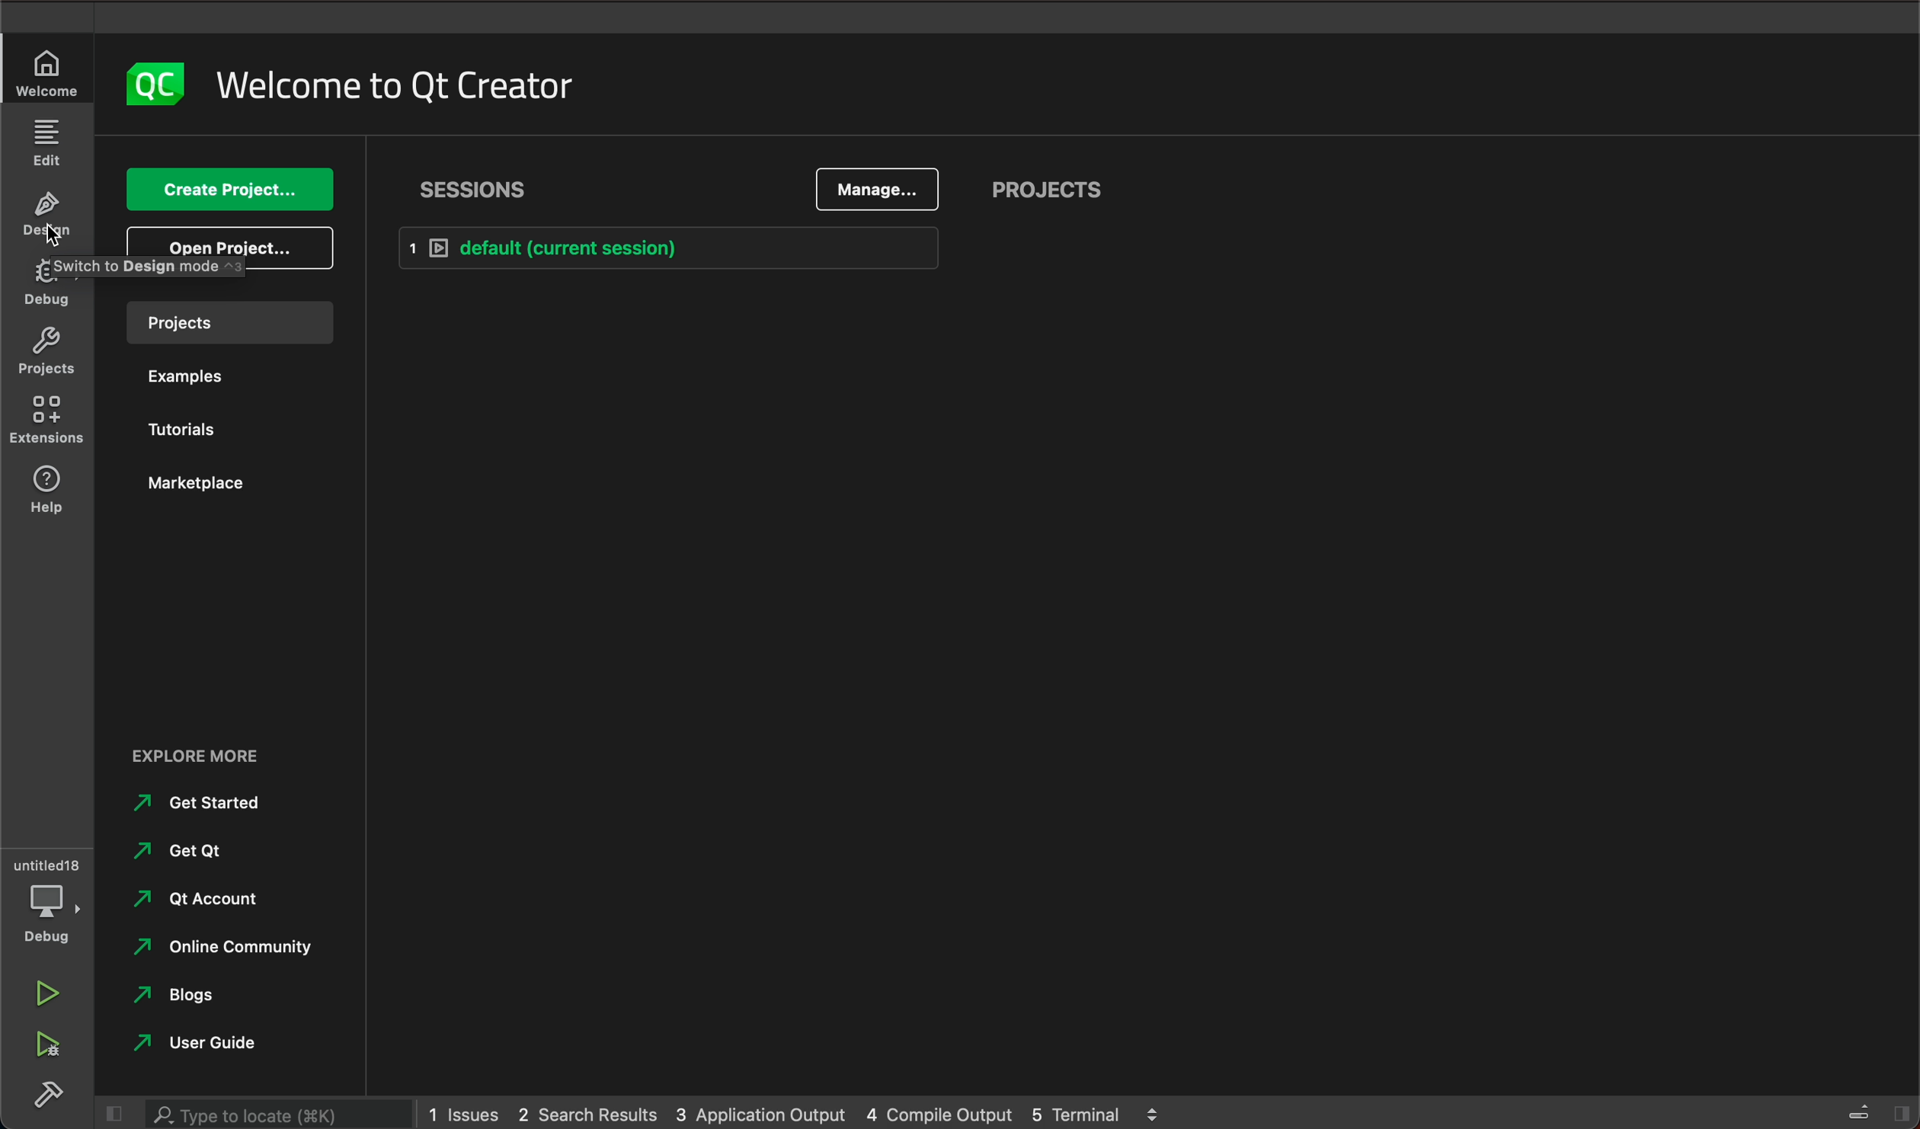 The height and width of the screenshot is (1129, 1920). I want to click on extensions, so click(50, 488).